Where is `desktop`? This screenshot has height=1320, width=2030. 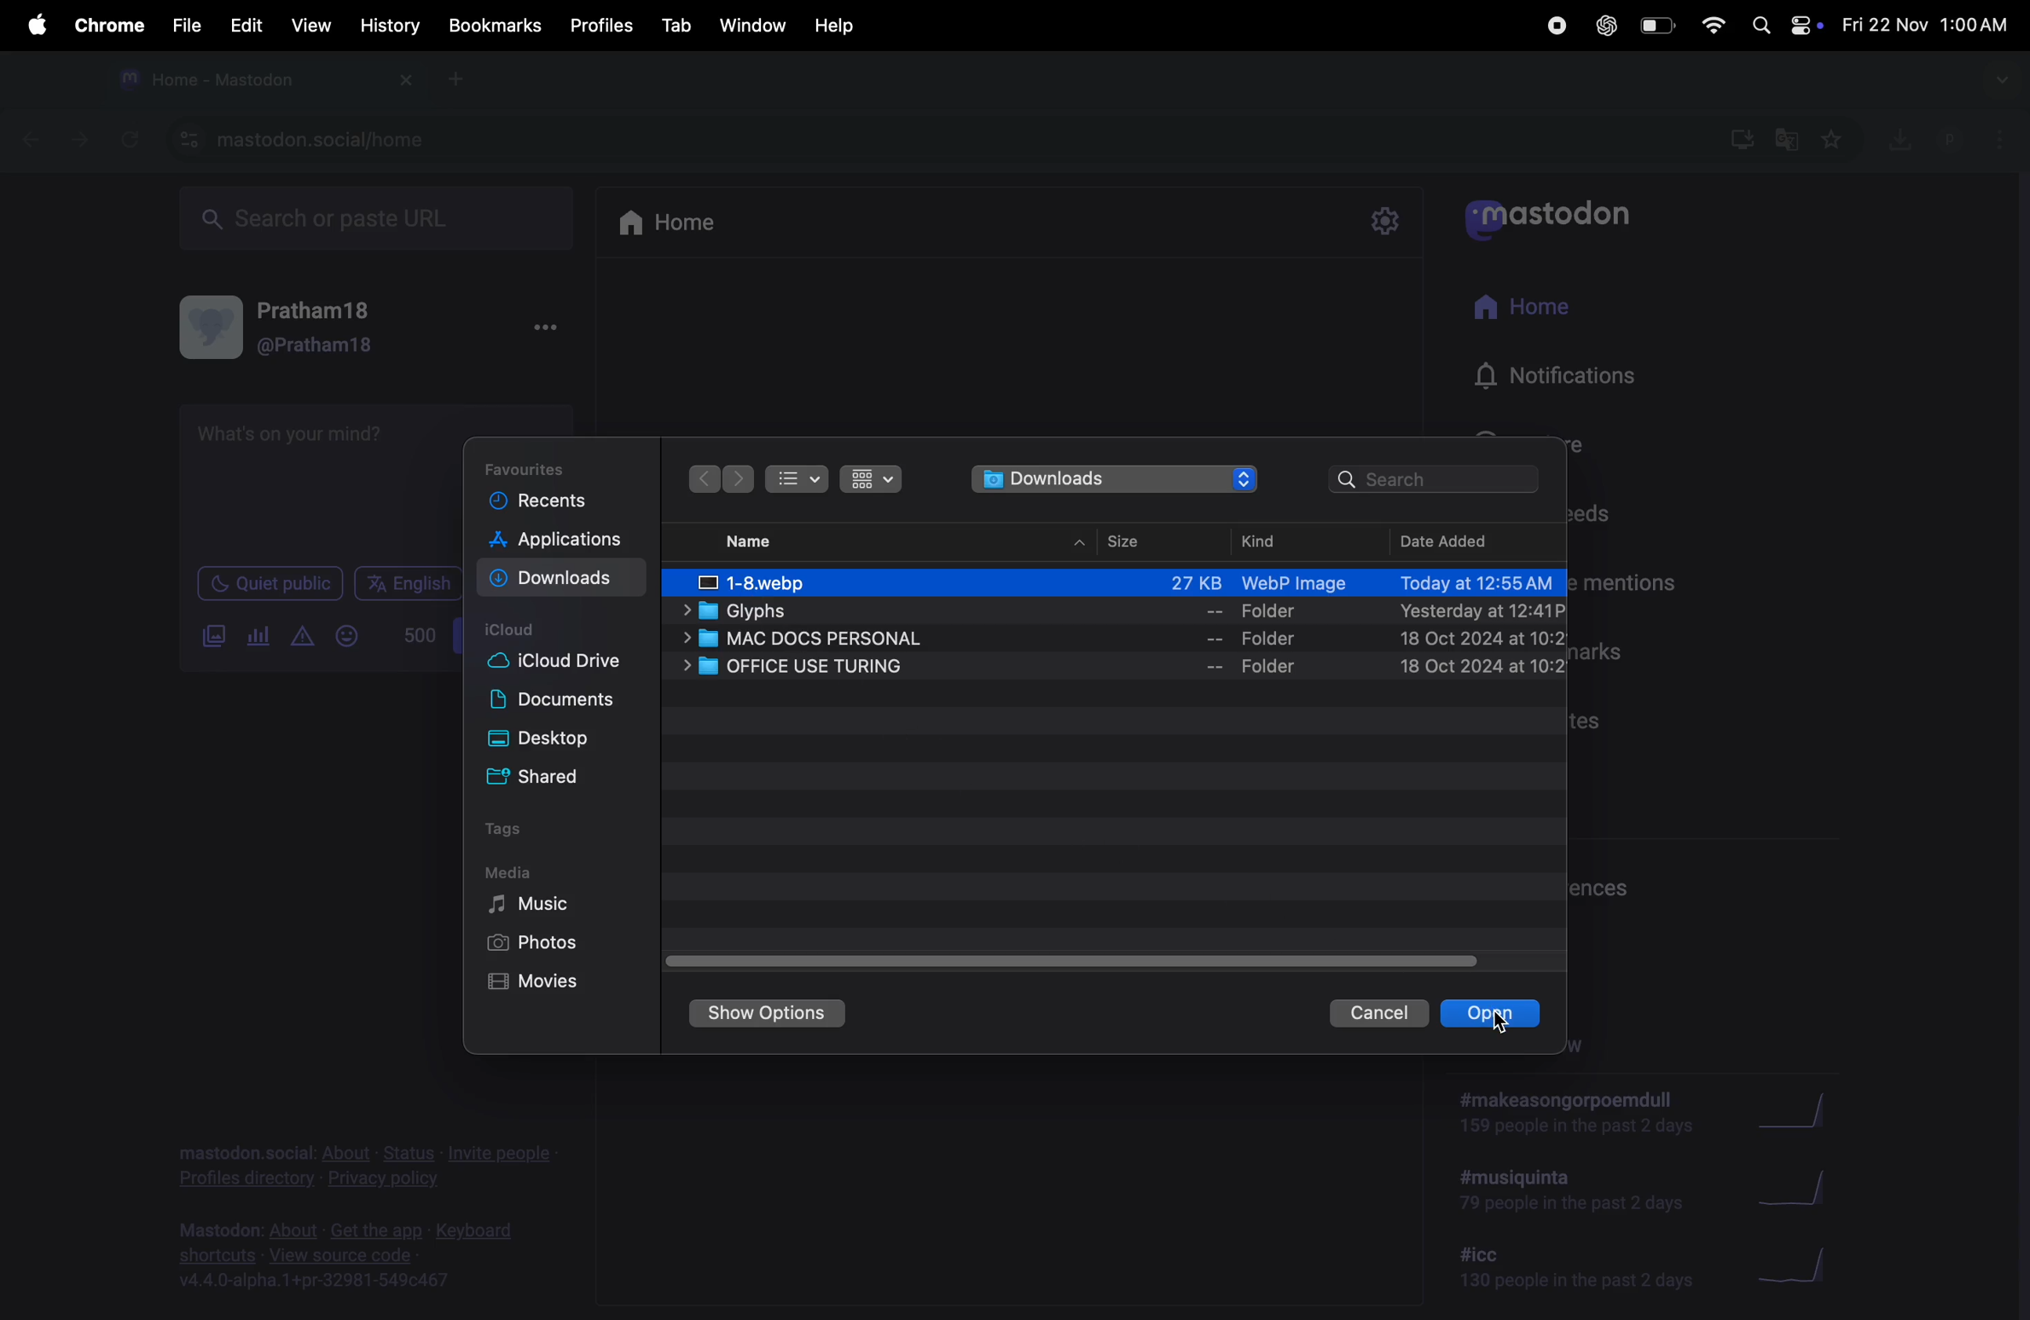 desktop is located at coordinates (548, 739).